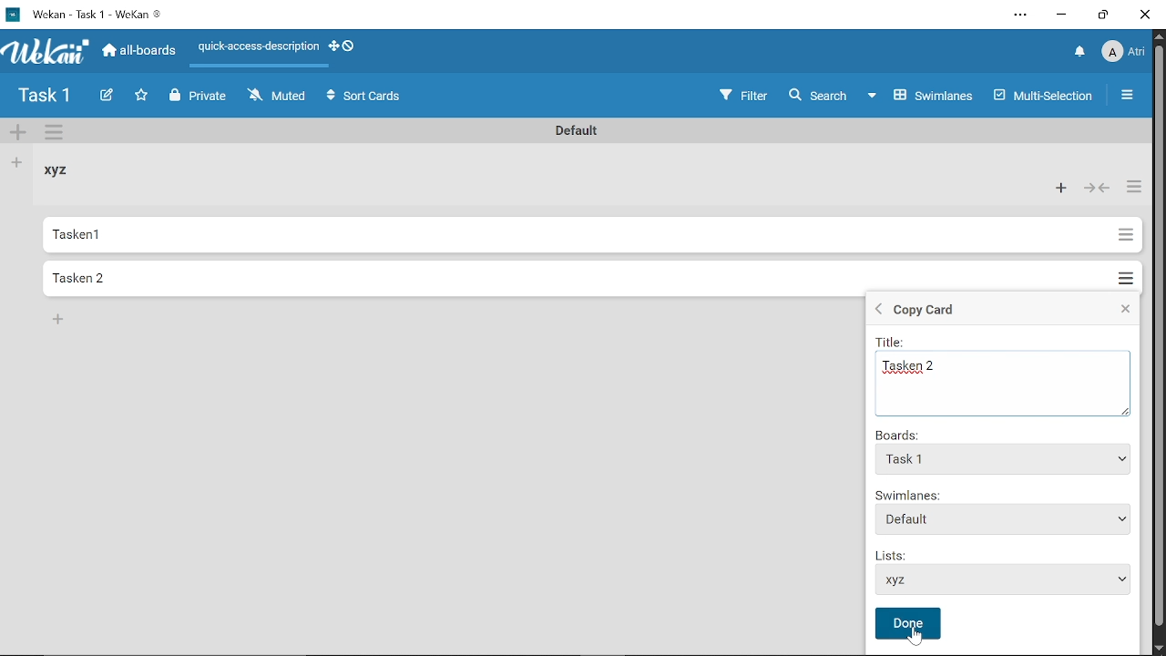  Describe the element at coordinates (62, 171) in the screenshot. I see `List titled "xyz"` at that location.